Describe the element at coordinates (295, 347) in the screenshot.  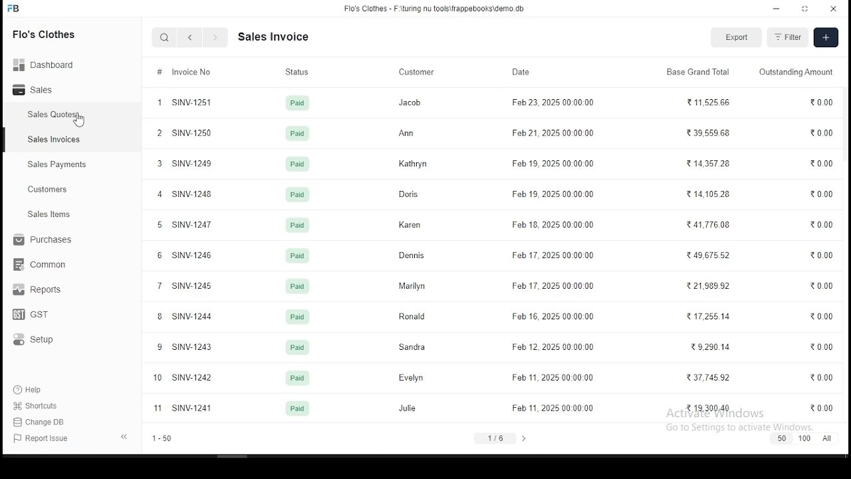
I see `paid` at that location.